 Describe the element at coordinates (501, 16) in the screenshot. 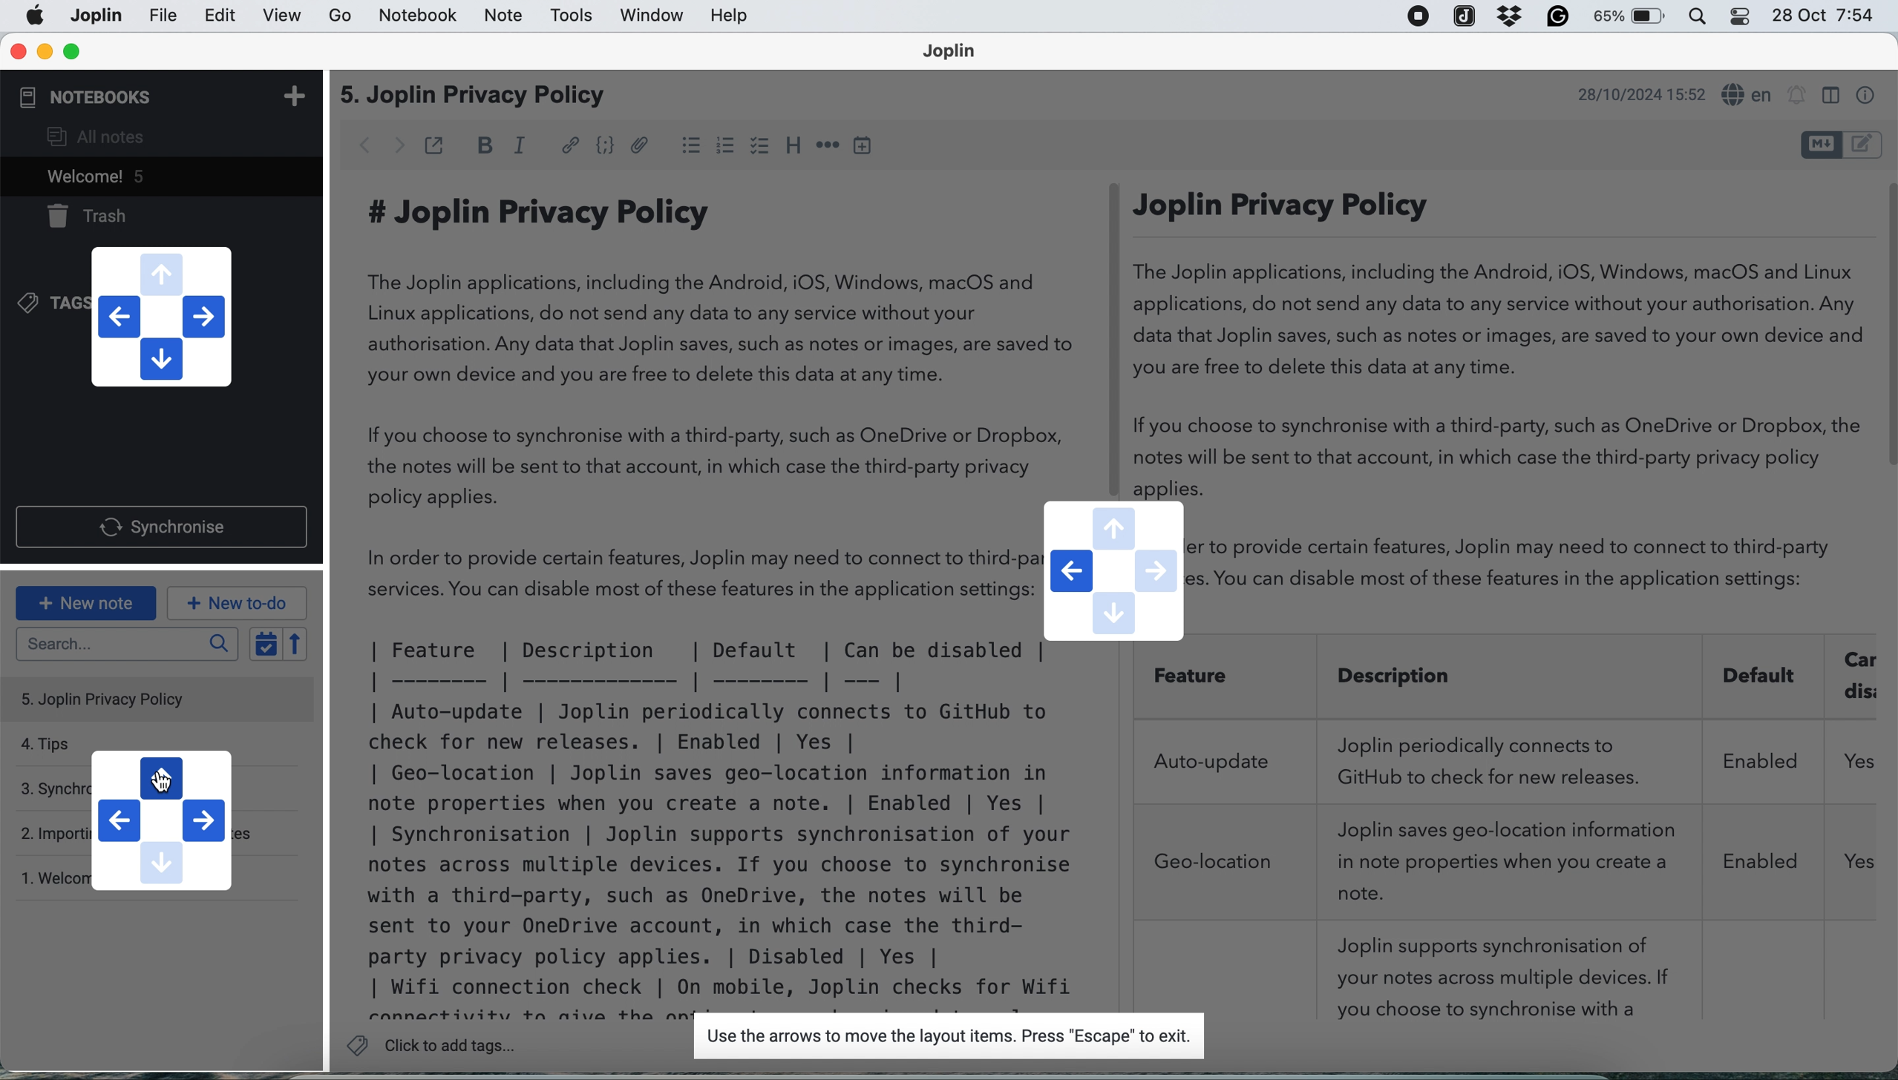

I see `note` at that location.